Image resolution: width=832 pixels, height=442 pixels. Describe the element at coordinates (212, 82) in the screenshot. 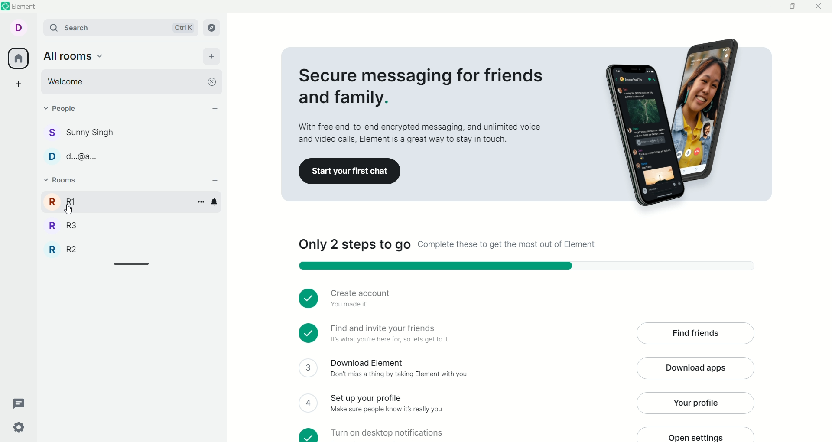

I see `close` at that location.